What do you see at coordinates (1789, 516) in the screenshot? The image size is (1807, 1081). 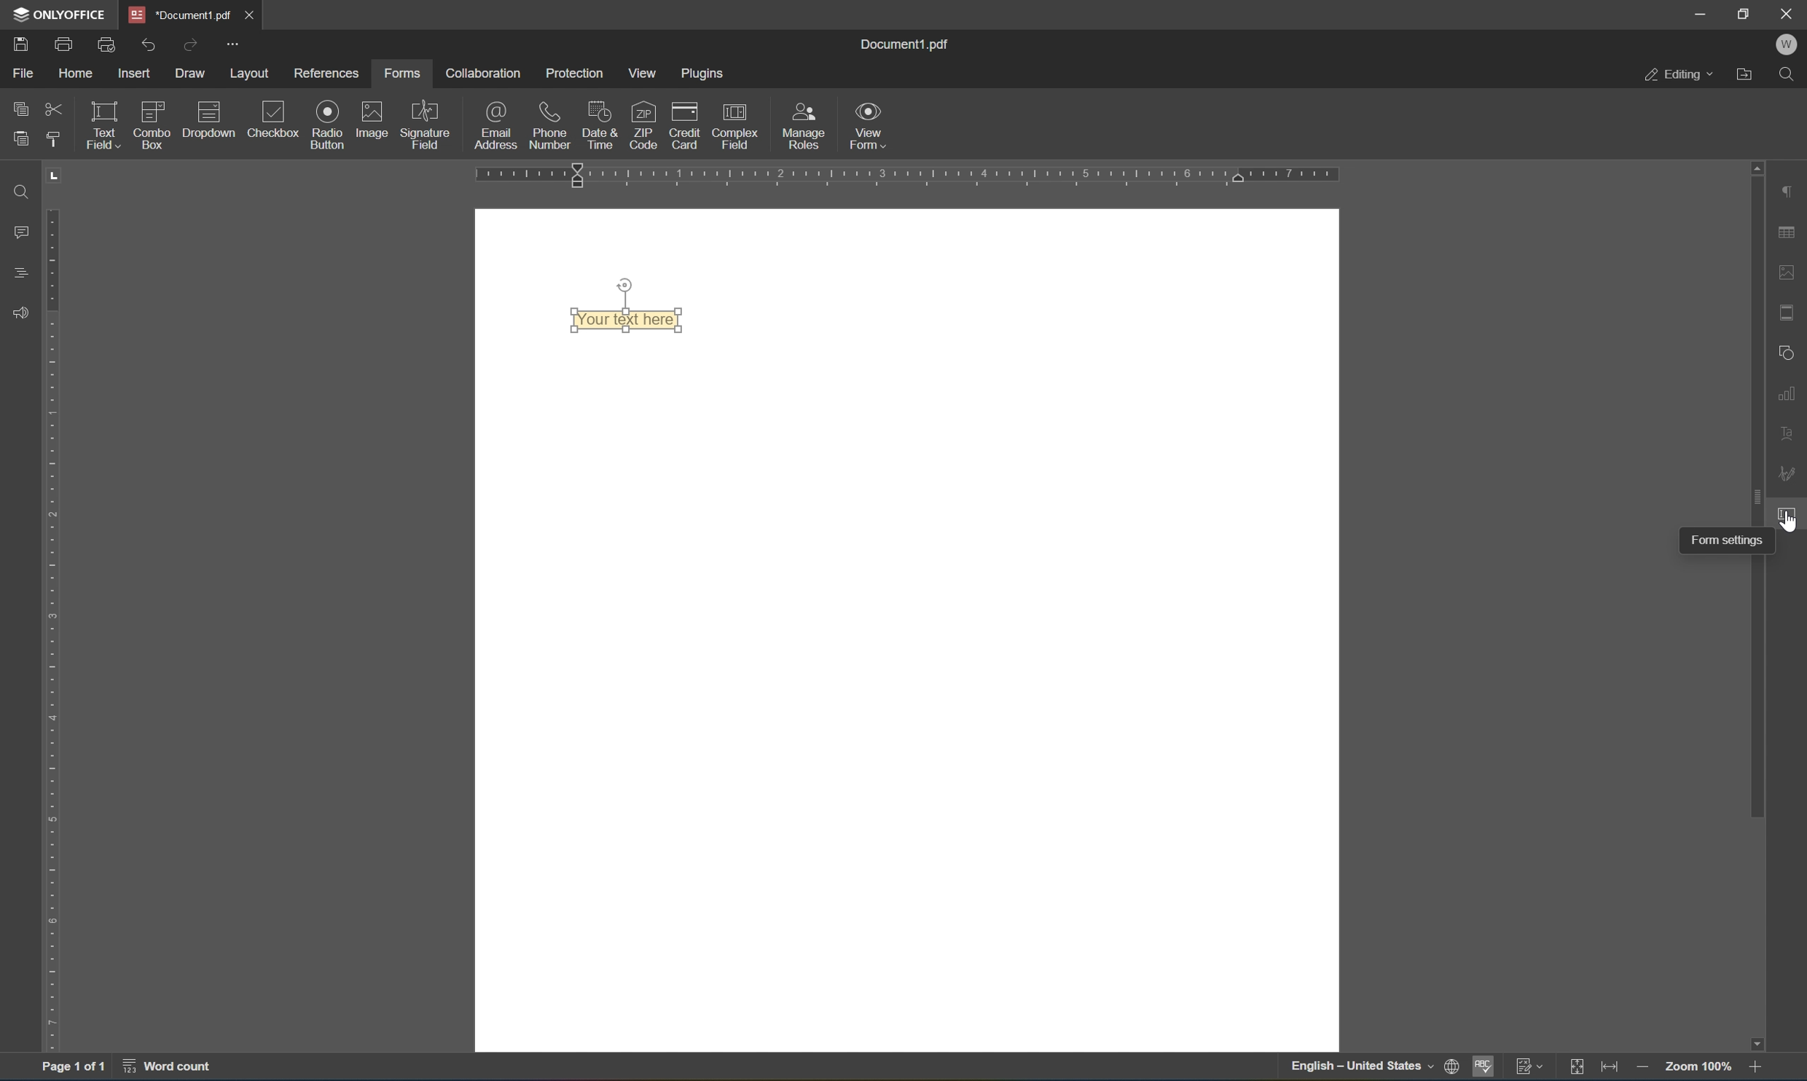 I see `cursor` at bounding box center [1789, 516].